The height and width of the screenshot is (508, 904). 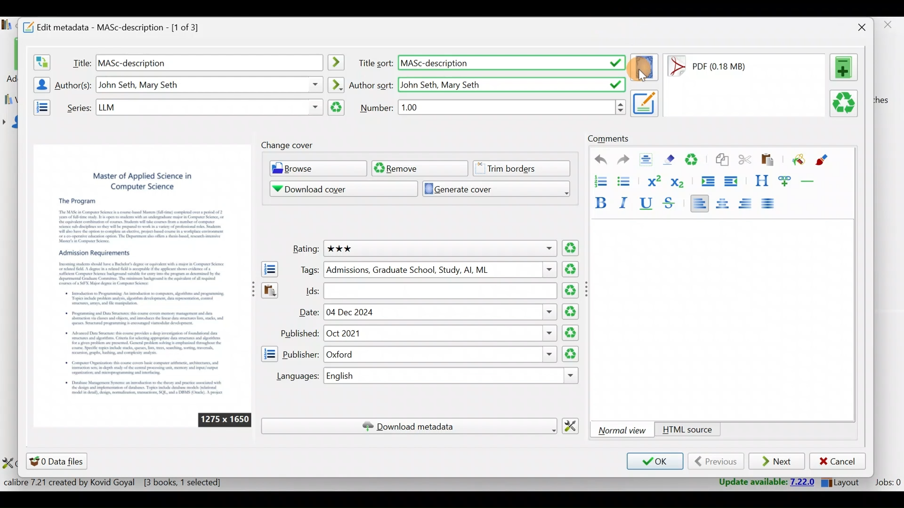 What do you see at coordinates (453, 376) in the screenshot?
I see `` at bounding box center [453, 376].